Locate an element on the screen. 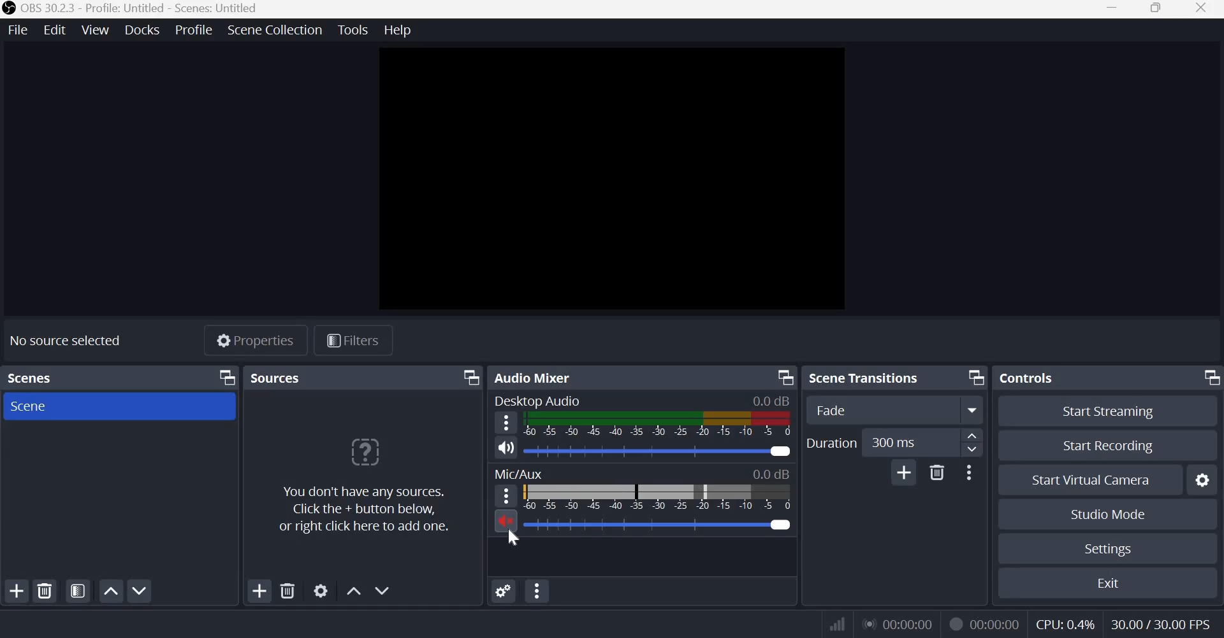  Add source(s) is located at coordinates (258, 591).